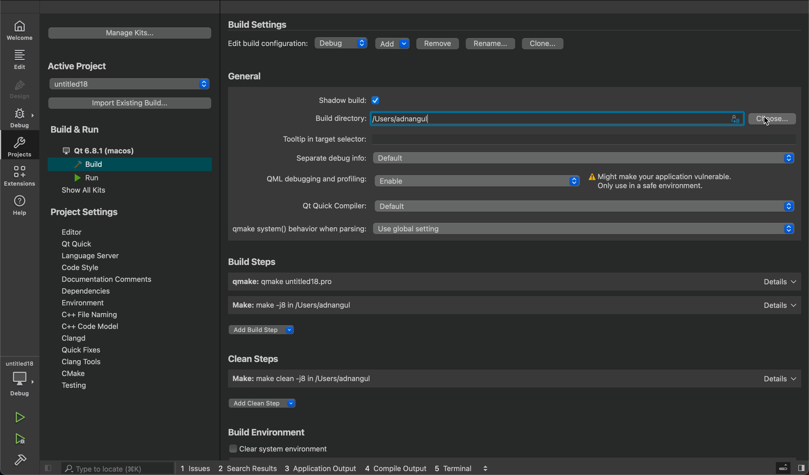 This screenshot has height=475, width=809. I want to click on design, so click(19, 88).